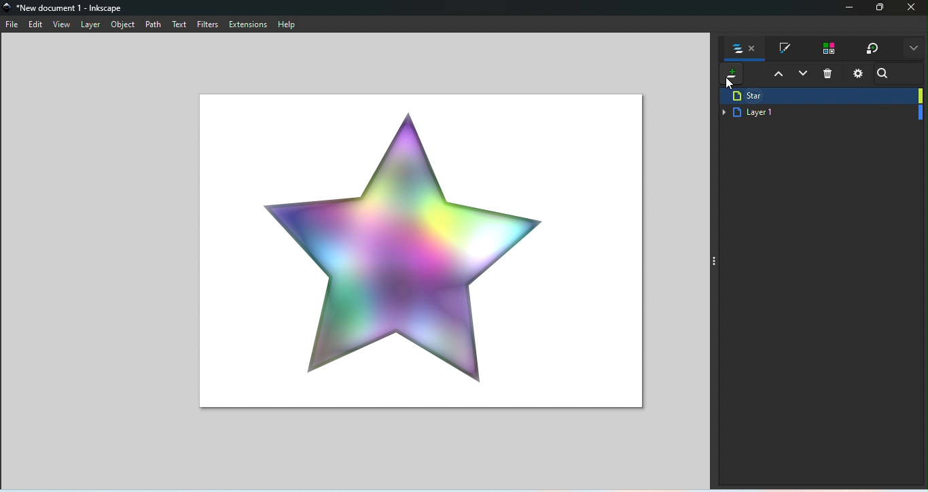 The height and width of the screenshot is (492, 928). I want to click on cursor, so click(726, 85).